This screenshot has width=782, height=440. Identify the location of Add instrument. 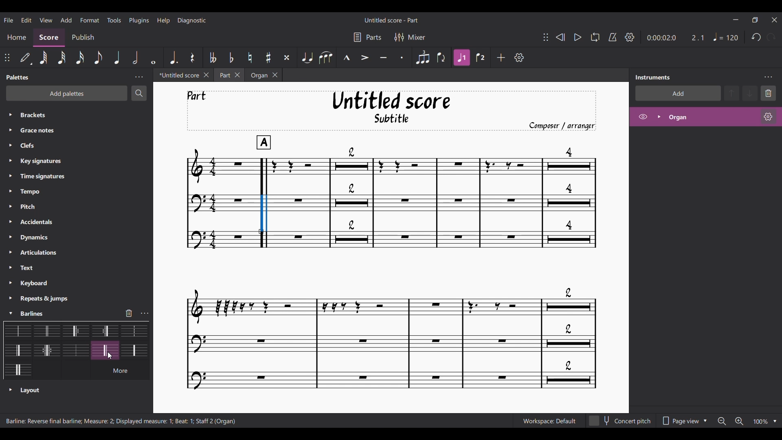
(678, 93).